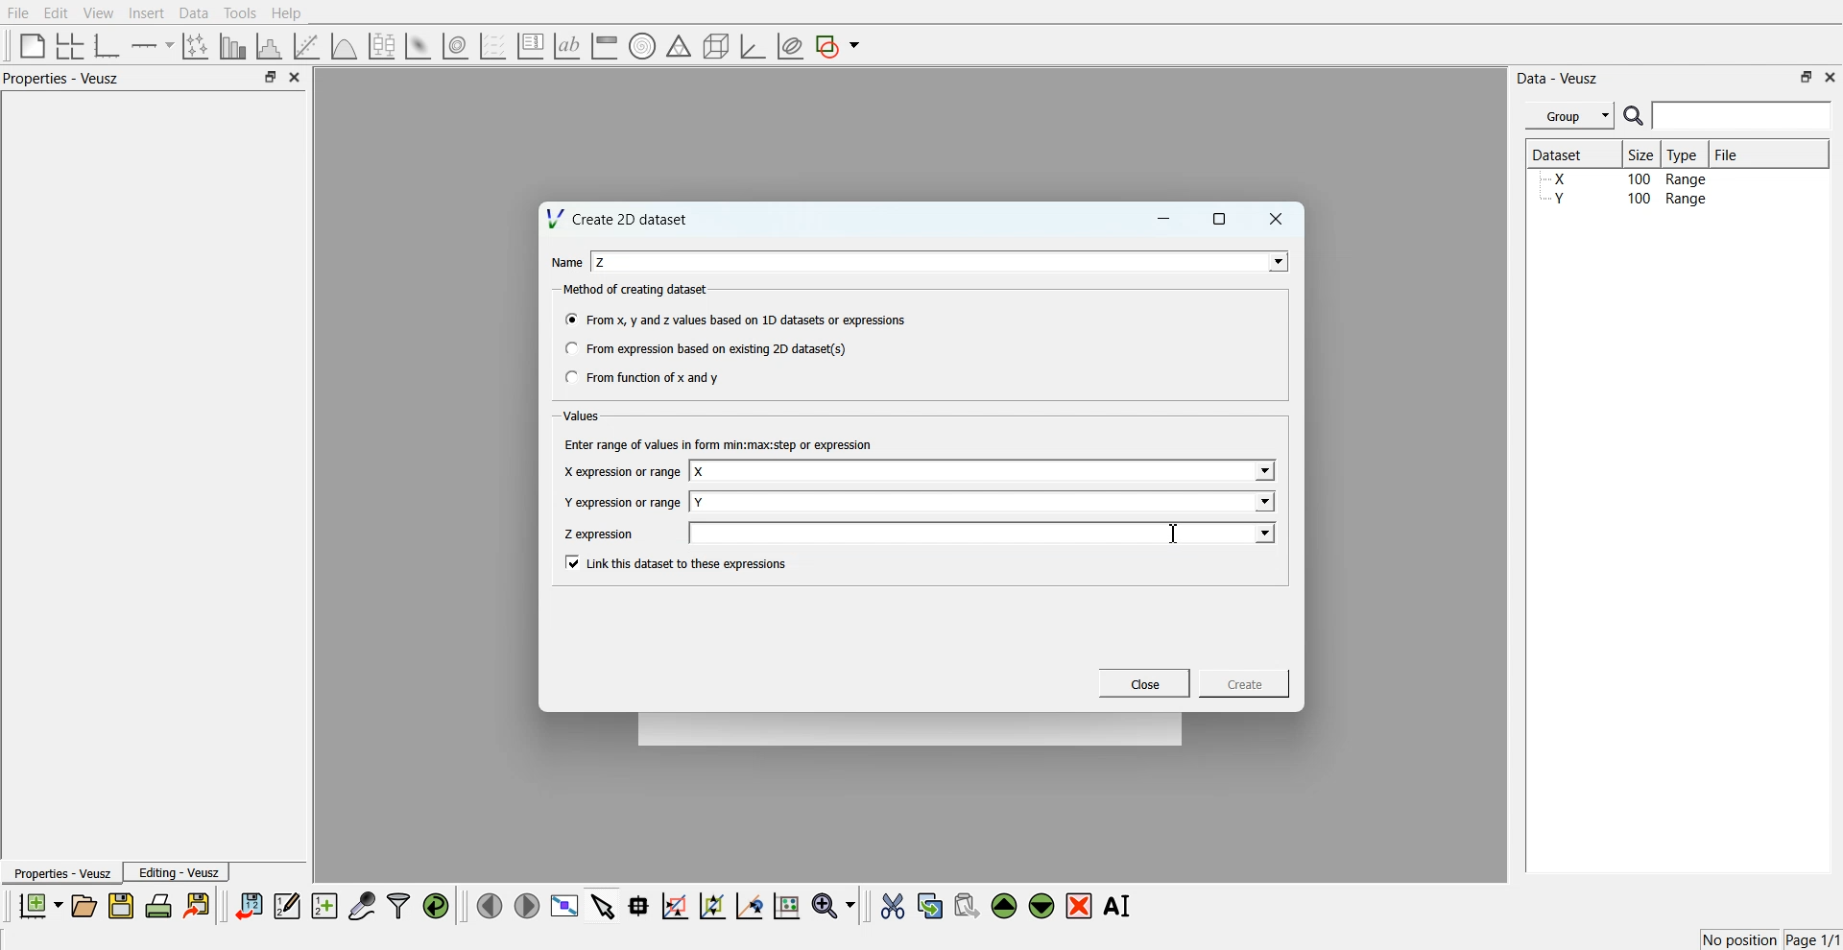 This screenshot has width=1843, height=950. What do you see at coordinates (639, 905) in the screenshot?
I see `Read data points from graph` at bounding box center [639, 905].